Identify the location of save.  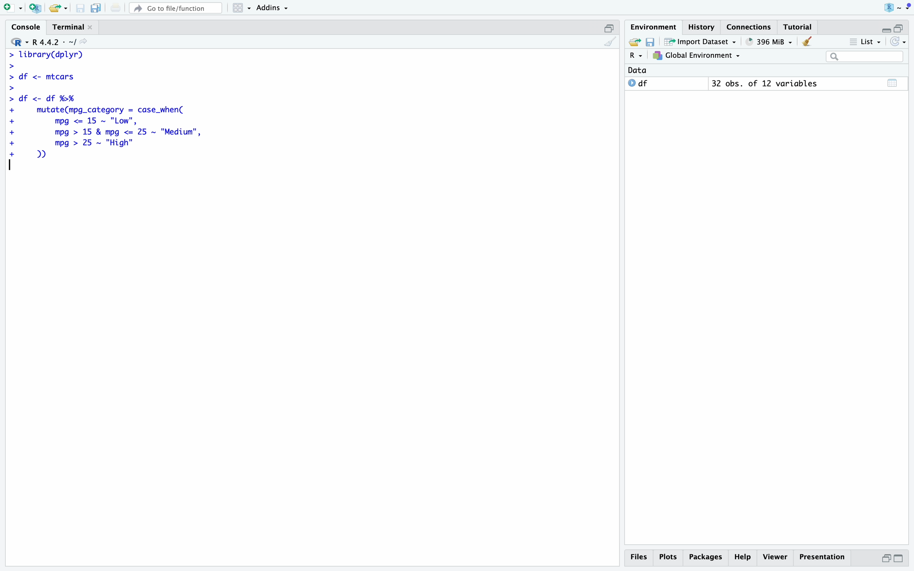
(650, 42).